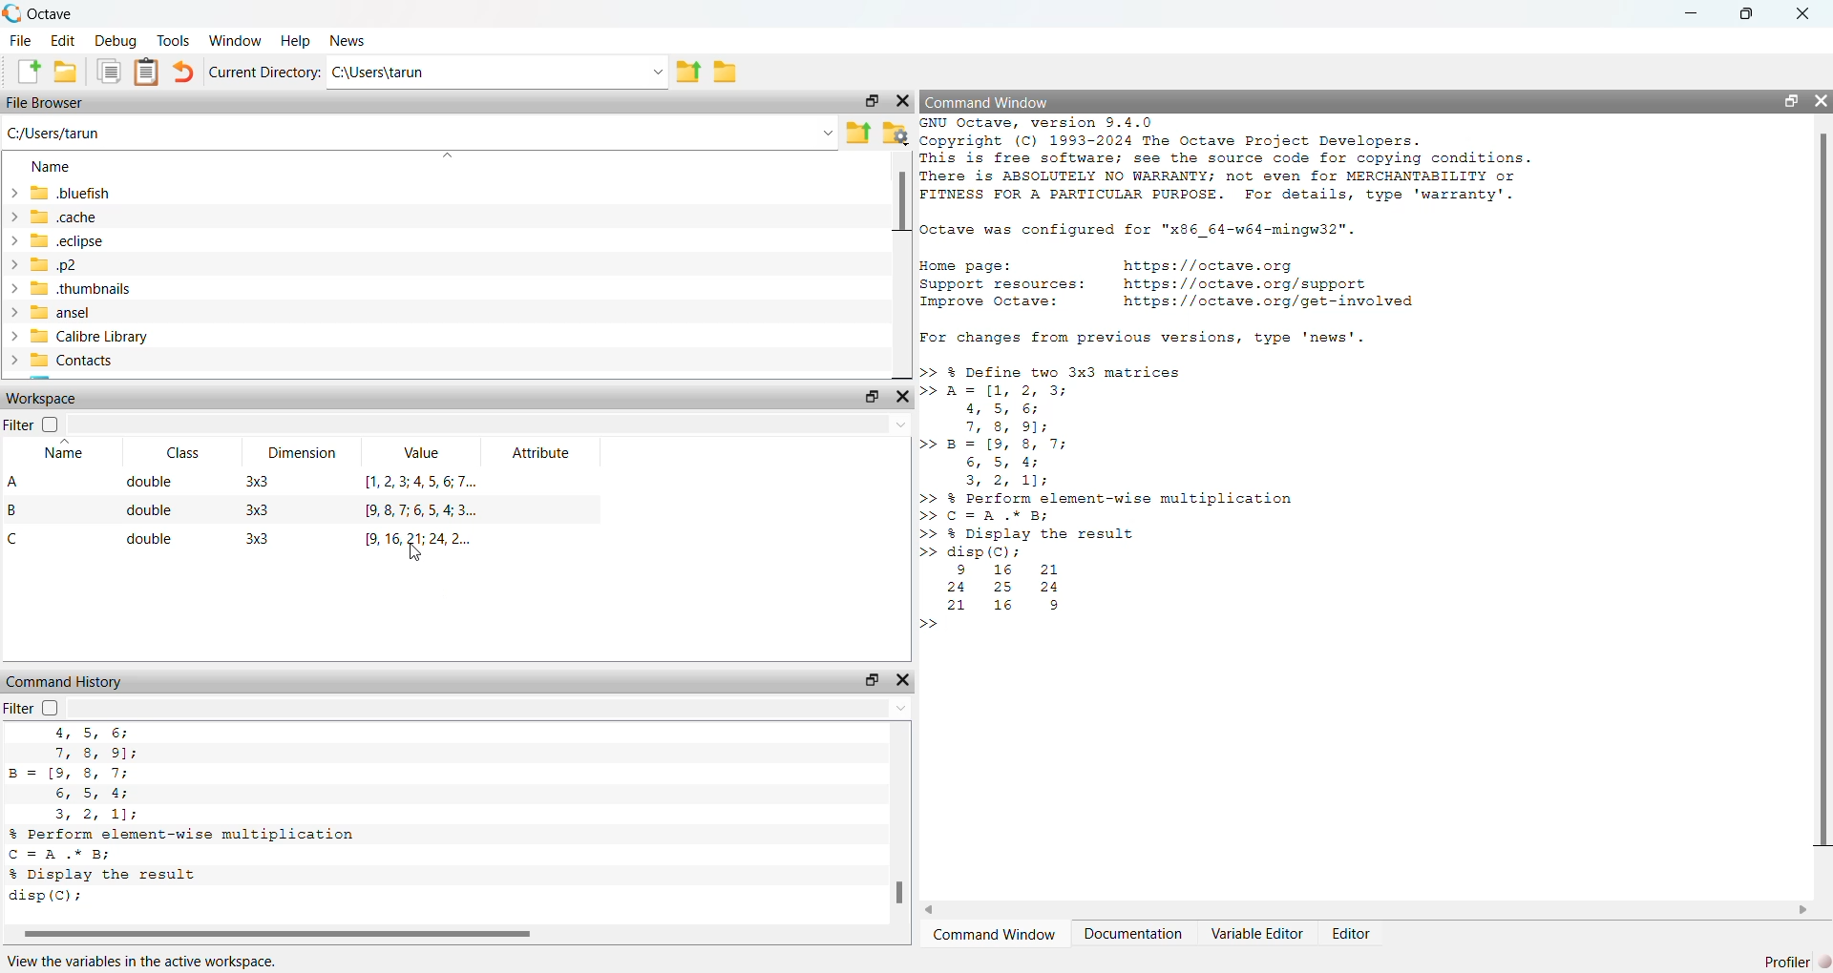 The height and width of the screenshot is (973, 1833). Describe the element at coordinates (19, 424) in the screenshot. I see `Filter` at that location.